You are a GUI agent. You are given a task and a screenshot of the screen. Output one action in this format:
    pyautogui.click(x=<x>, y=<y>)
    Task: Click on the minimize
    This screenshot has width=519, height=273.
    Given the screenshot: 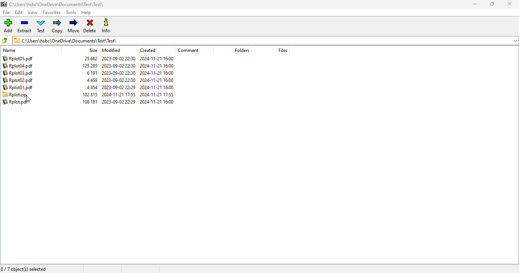 What is the action you would take?
    pyautogui.click(x=475, y=4)
    